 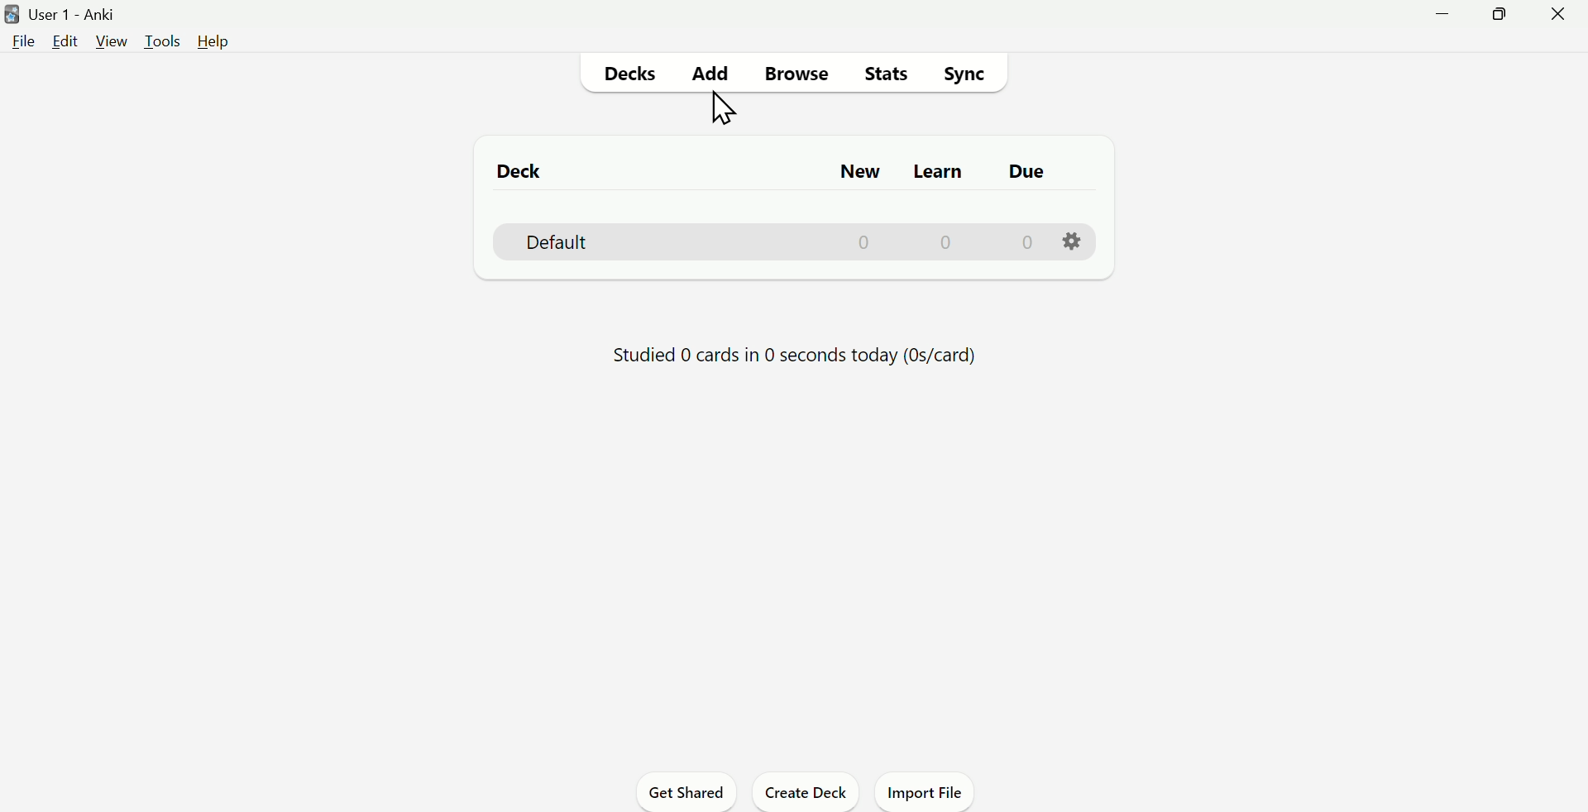 I want to click on Stats, so click(x=887, y=77).